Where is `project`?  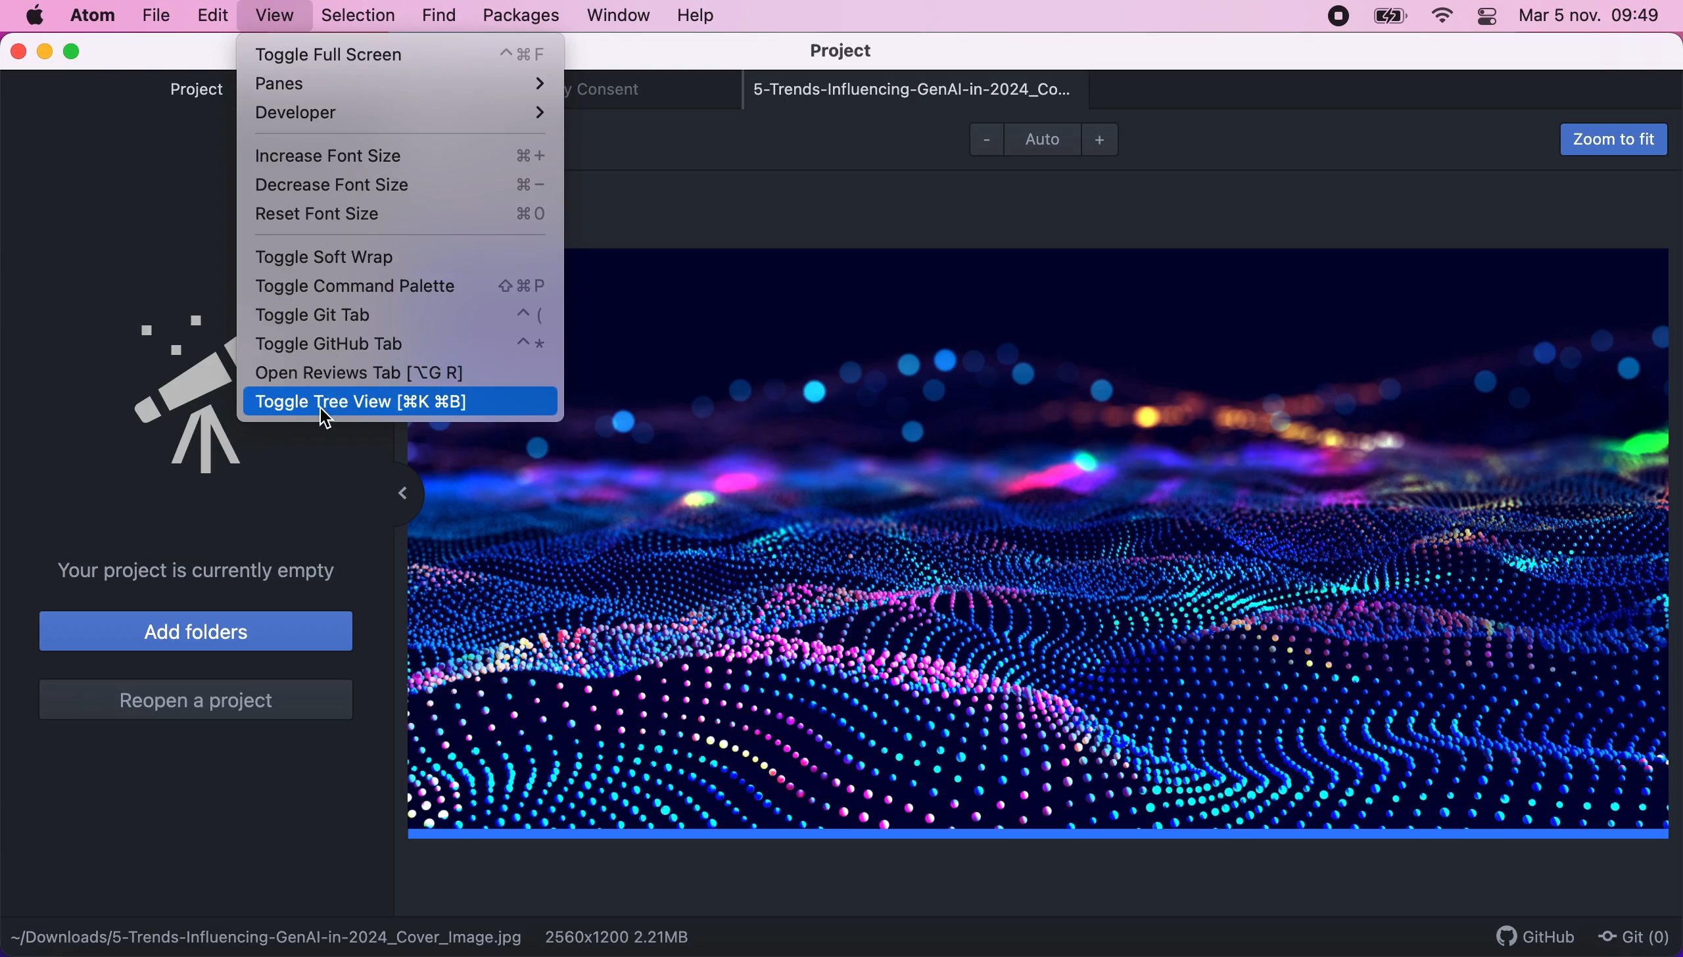
project is located at coordinates (847, 53).